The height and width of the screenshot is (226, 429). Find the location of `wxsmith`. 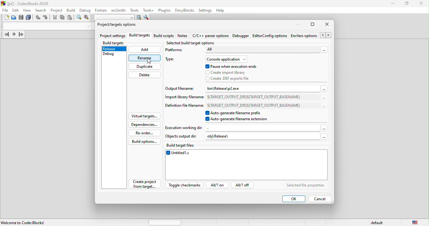

wxsmith is located at coordinates (118, 10).